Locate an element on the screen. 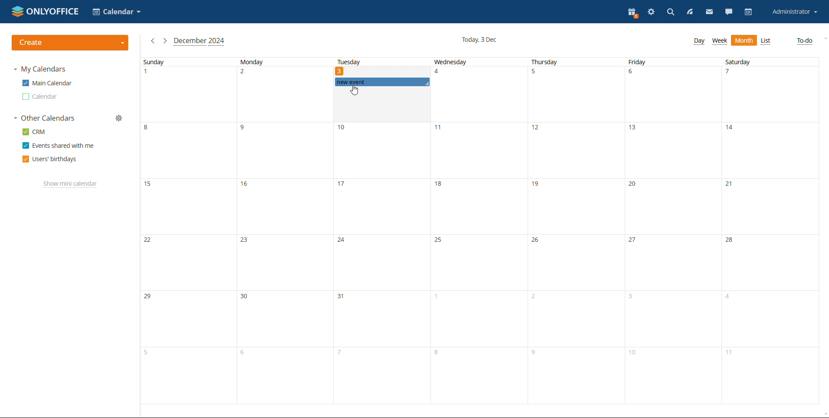 This screenshot has width=829, height=418. users' birthdays is located at coordinates (50, 159).